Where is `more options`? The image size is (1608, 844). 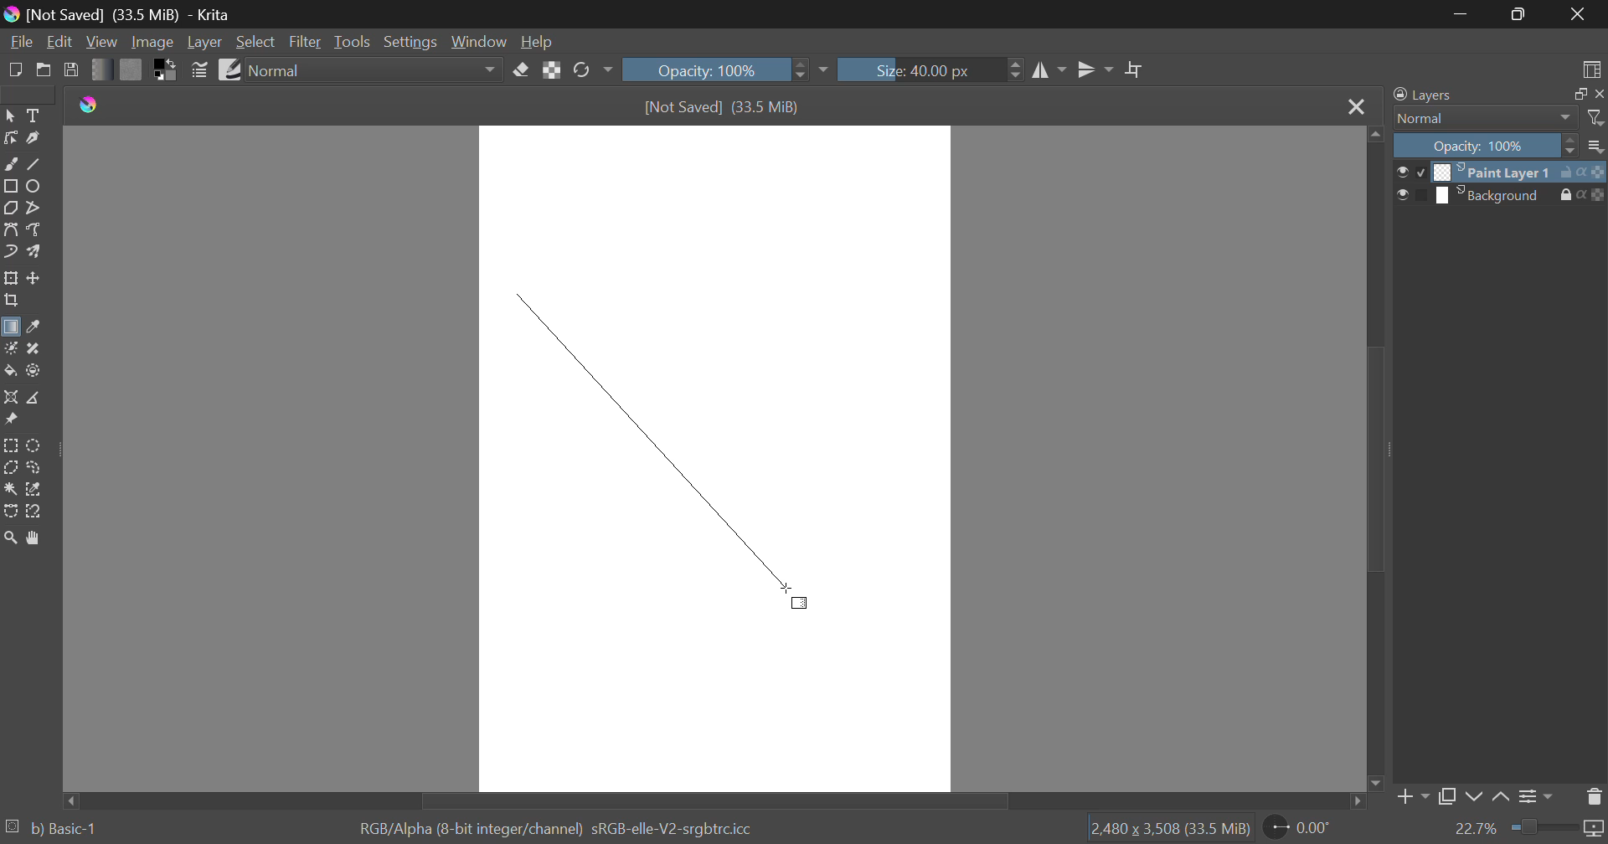 more options is located at coordinates (1596, 146).